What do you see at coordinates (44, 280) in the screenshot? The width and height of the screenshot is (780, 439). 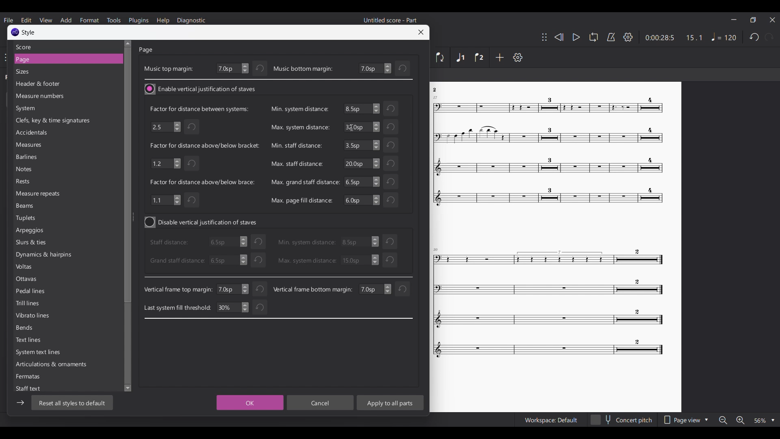 I see `Ottavas` at bounding box center [44, 280].